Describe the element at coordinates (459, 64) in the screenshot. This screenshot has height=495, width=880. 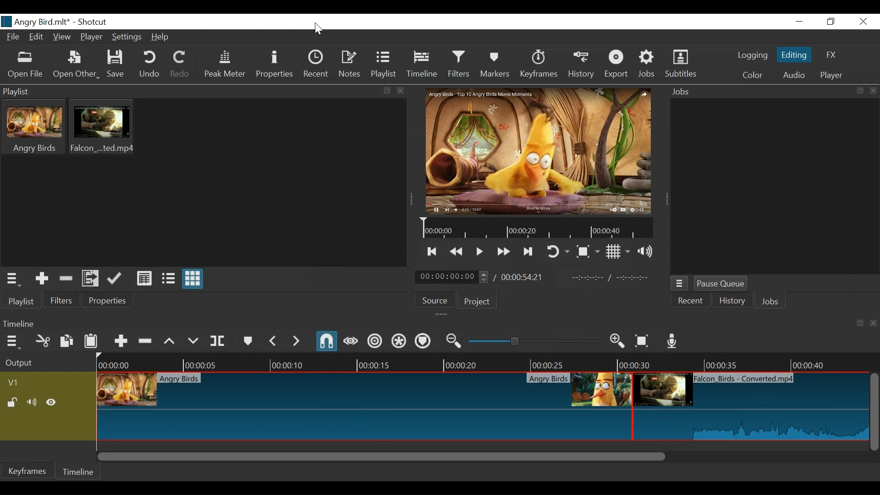
I see `Filters` at that location.